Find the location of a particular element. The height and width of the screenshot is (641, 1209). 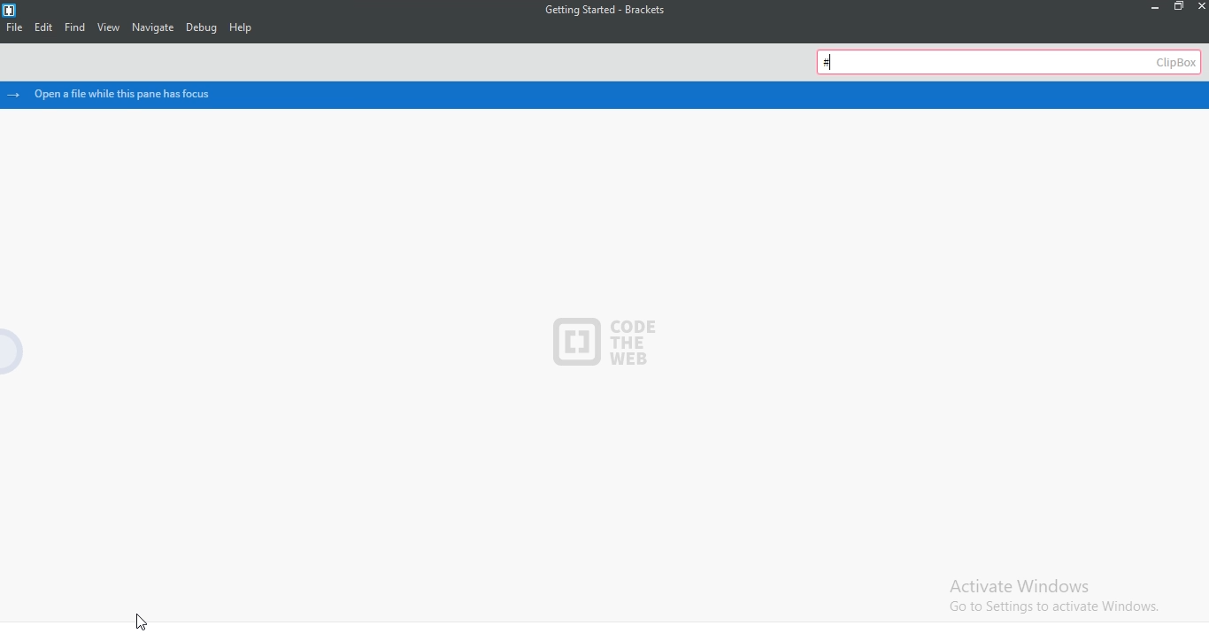

restore is located at coordinates (1181, 7).